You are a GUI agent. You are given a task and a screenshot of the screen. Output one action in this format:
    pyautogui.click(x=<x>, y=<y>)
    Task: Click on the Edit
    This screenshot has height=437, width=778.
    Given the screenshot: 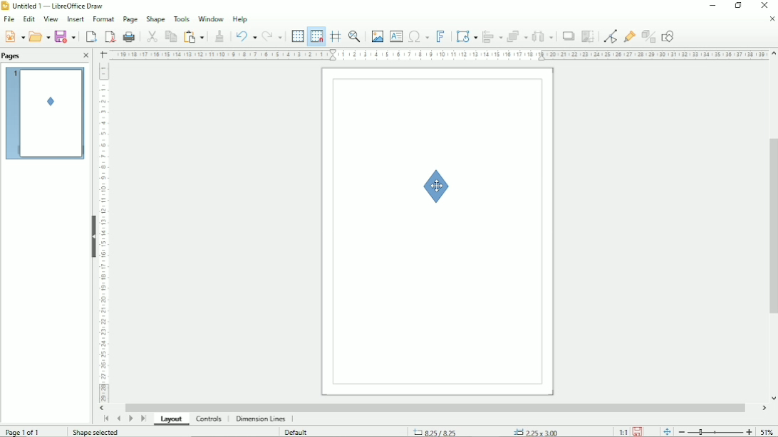 What is the action you would take?
    pyautogui.click(x=28, y=19)
    